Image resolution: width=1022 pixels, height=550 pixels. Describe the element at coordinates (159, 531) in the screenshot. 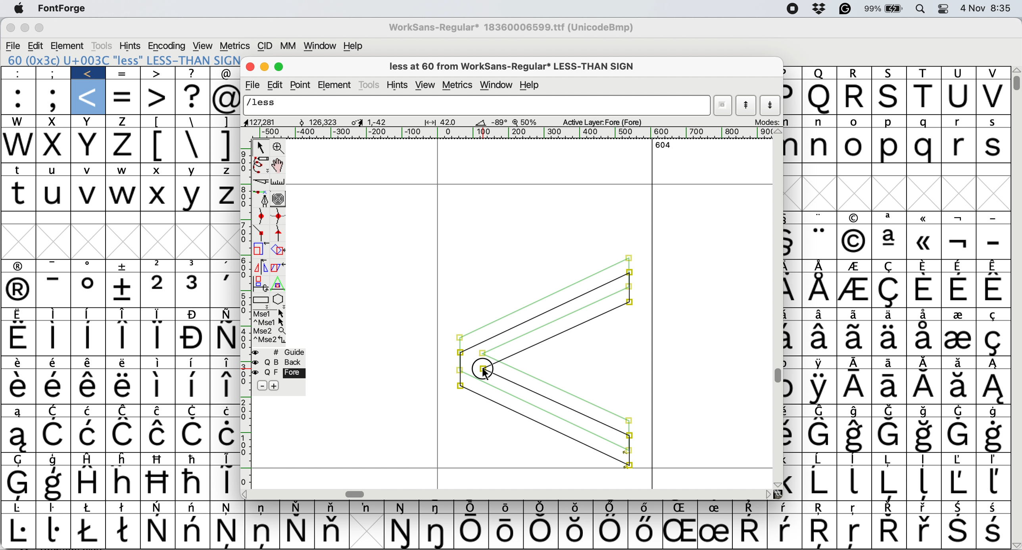

I see `Symbol` at that location.